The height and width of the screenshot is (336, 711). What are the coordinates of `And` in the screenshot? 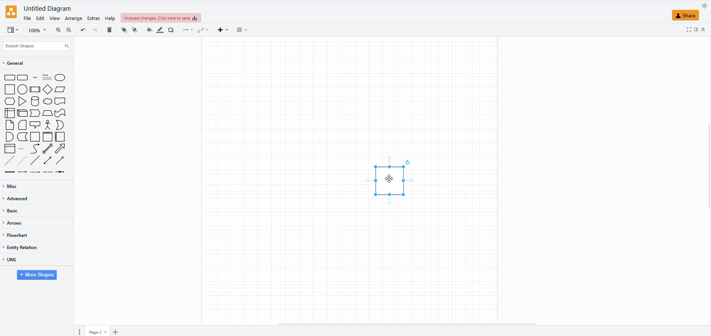 It's located at (10, 137).